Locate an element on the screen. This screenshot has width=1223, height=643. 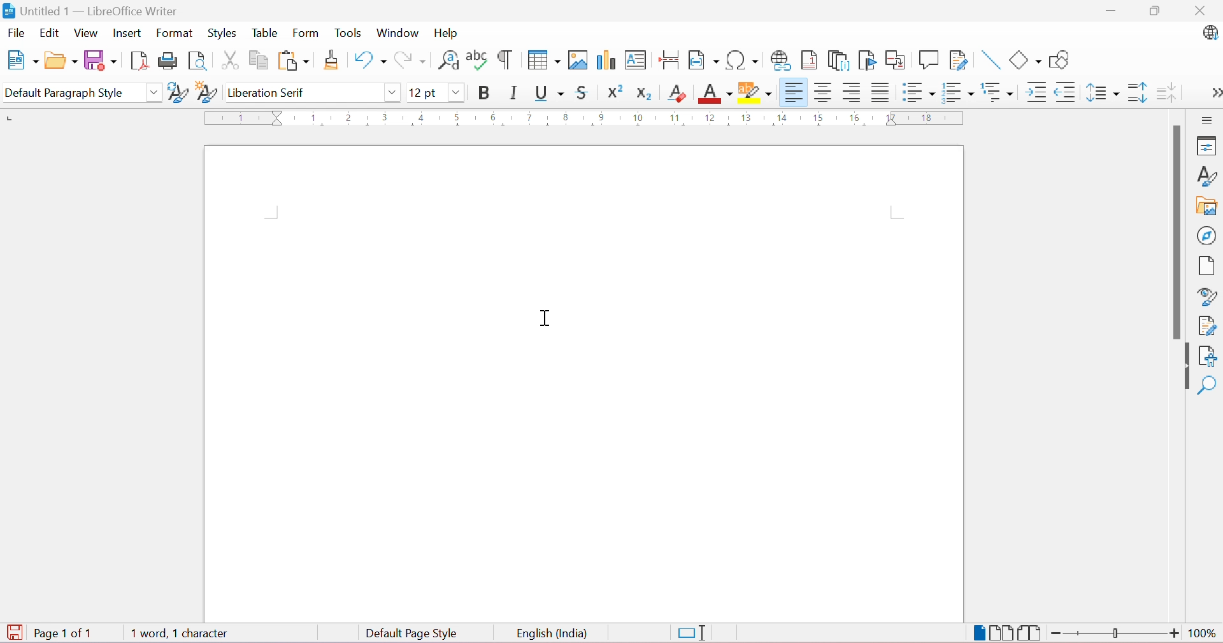
Cut is located at coordinates (227, 59).